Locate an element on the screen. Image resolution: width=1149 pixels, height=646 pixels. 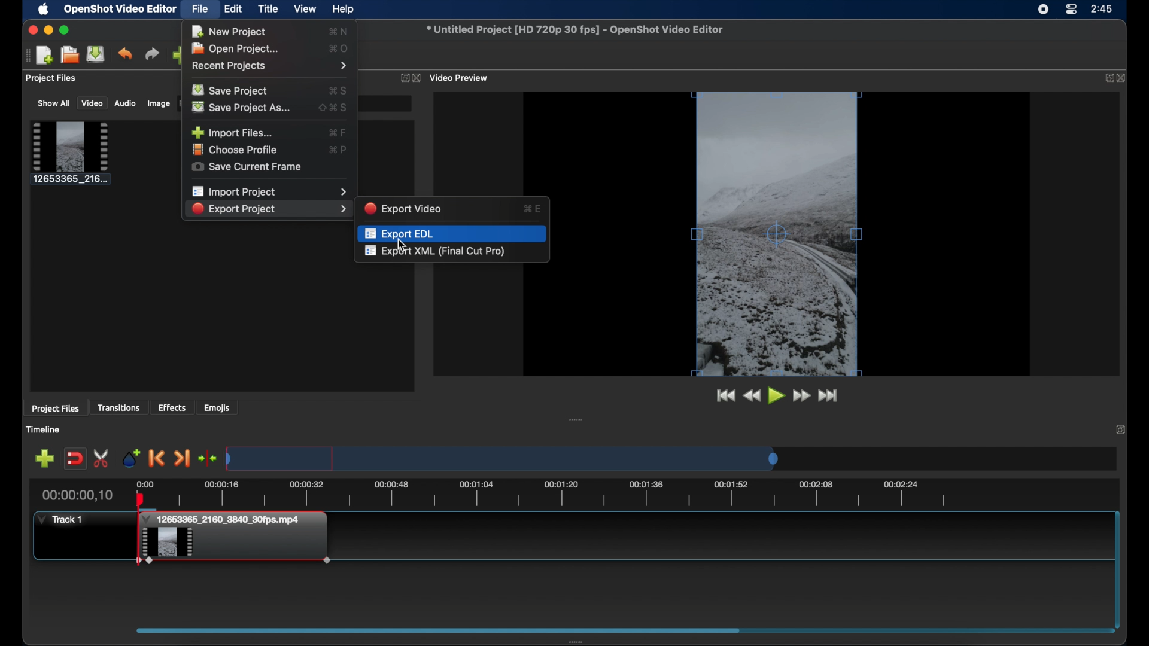
drag handle is located at coordinates (25, 56).